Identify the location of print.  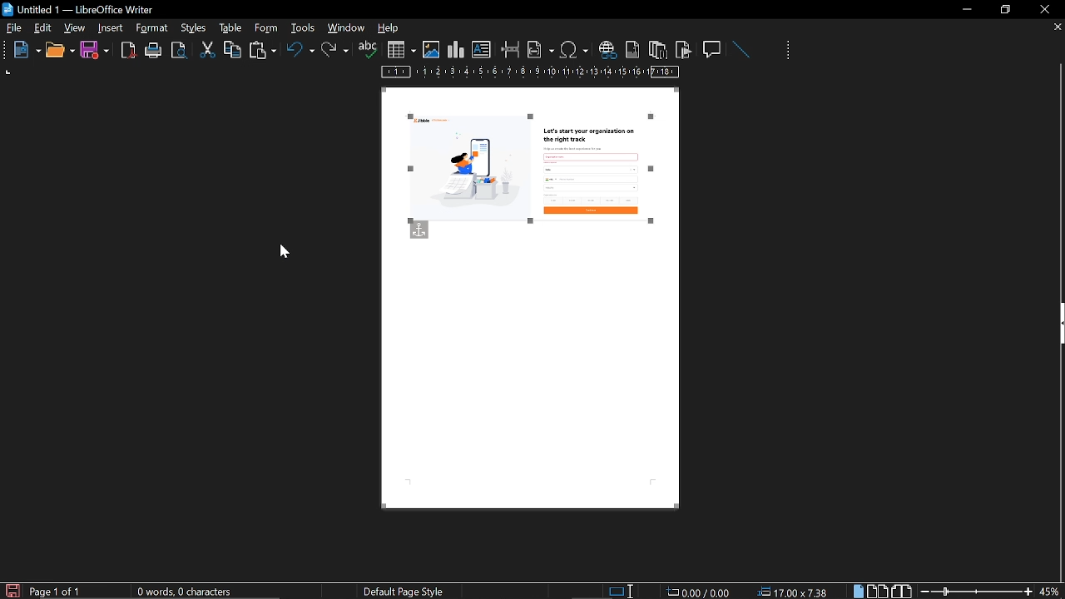
(154, 51).